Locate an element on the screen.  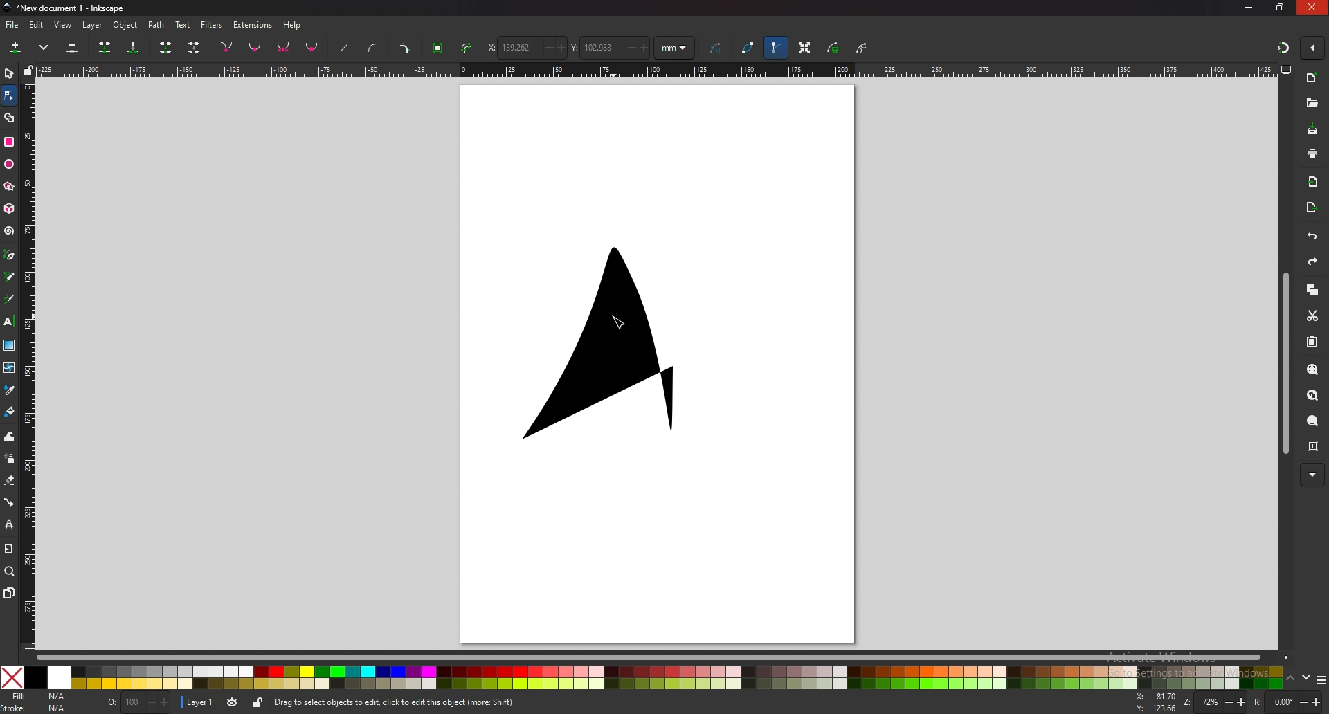
options is located at coordinates (1321, 679).